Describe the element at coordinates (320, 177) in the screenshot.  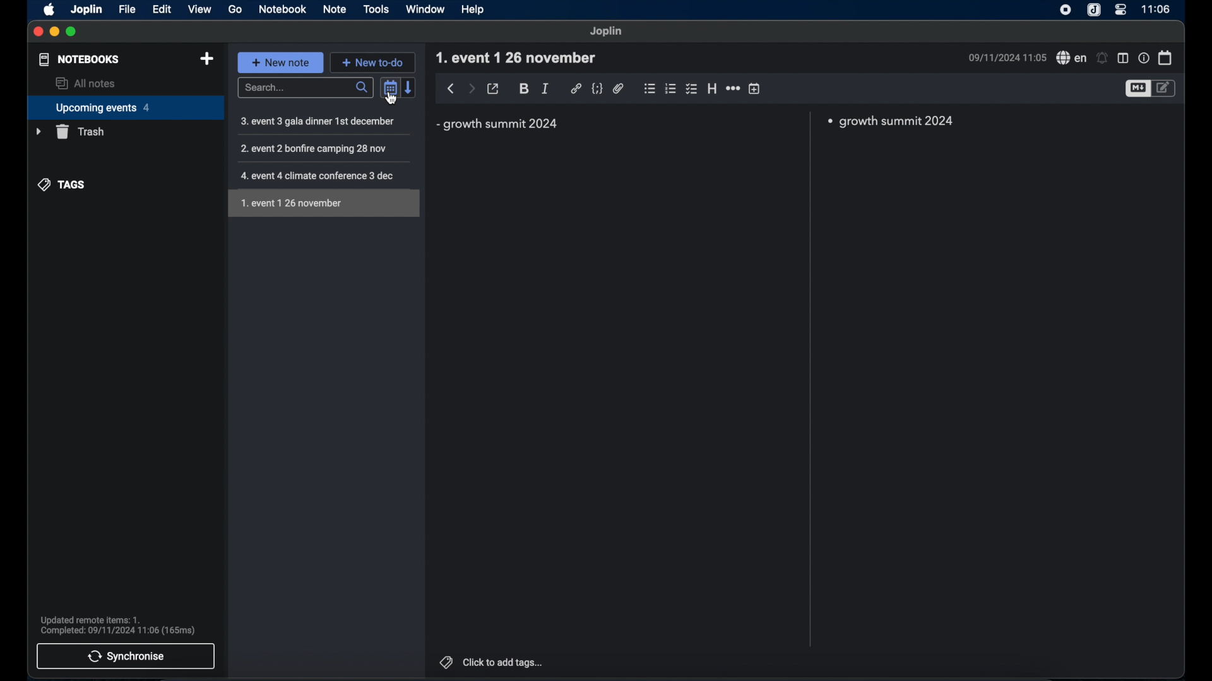
I see `4. event 4 climate conference 3 dec` at that location.